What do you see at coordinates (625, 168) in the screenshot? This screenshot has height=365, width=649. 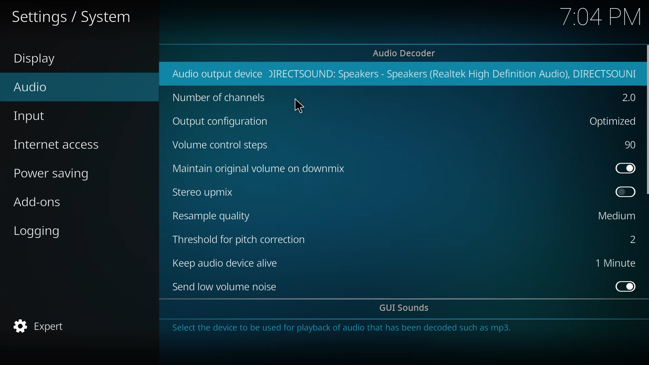 I see `enabled` at bounding box center [625, 168].